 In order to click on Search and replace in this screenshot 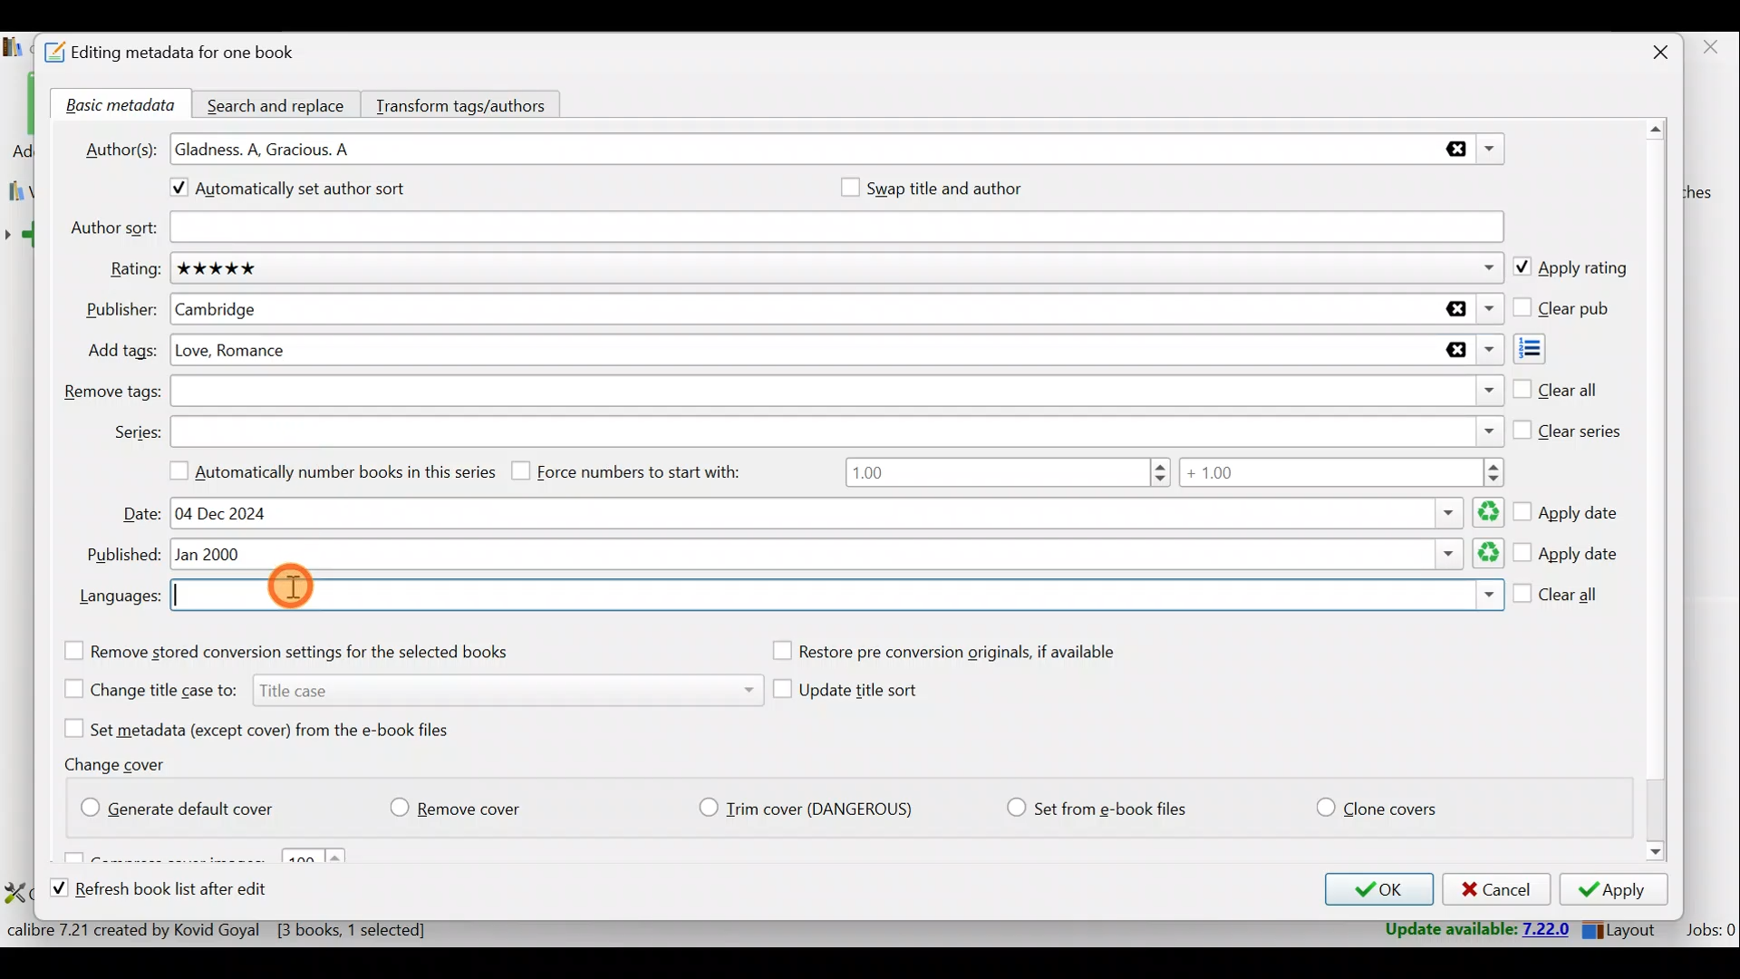, I will do `click(278, 103)`.